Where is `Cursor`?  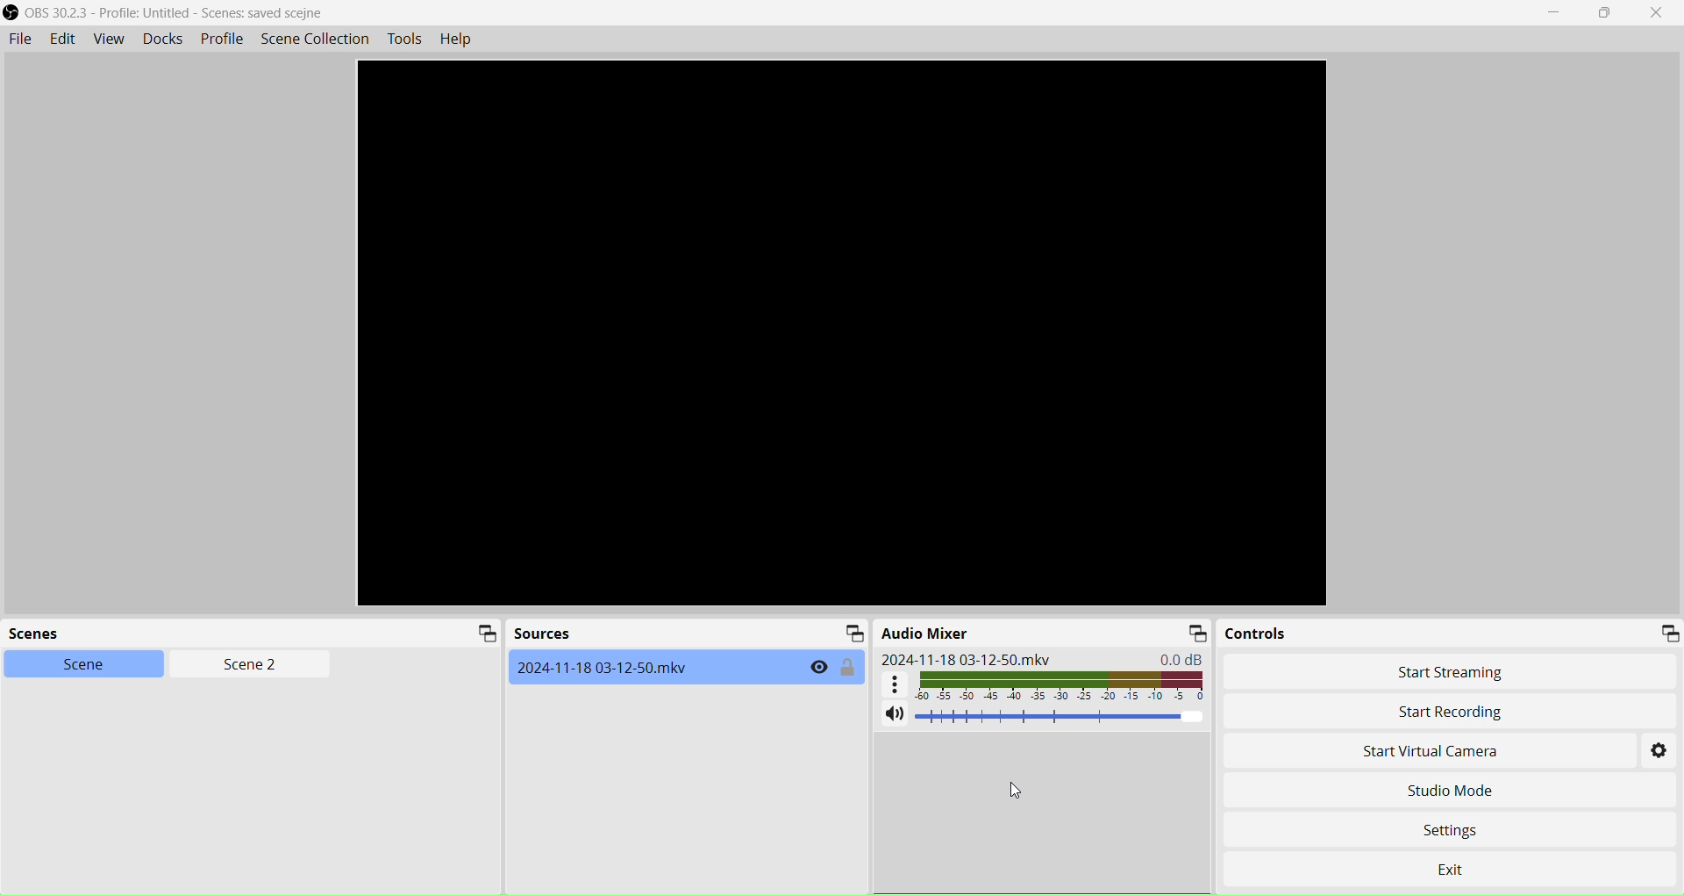 Cursor is located at coordinates (1016, 791).